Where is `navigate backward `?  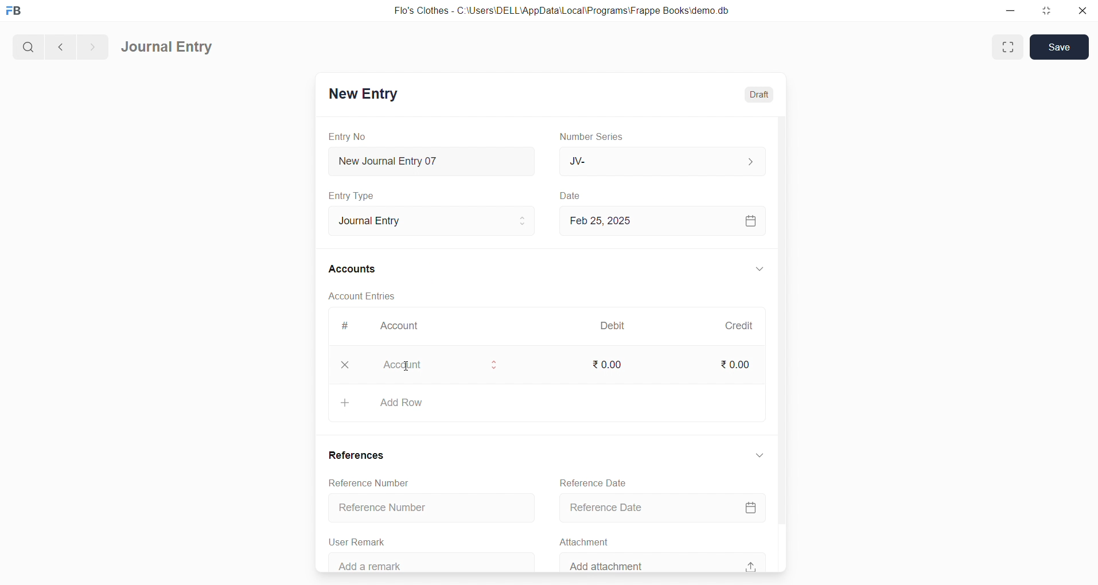
navigate backward  is located at coordinates (59, 45).